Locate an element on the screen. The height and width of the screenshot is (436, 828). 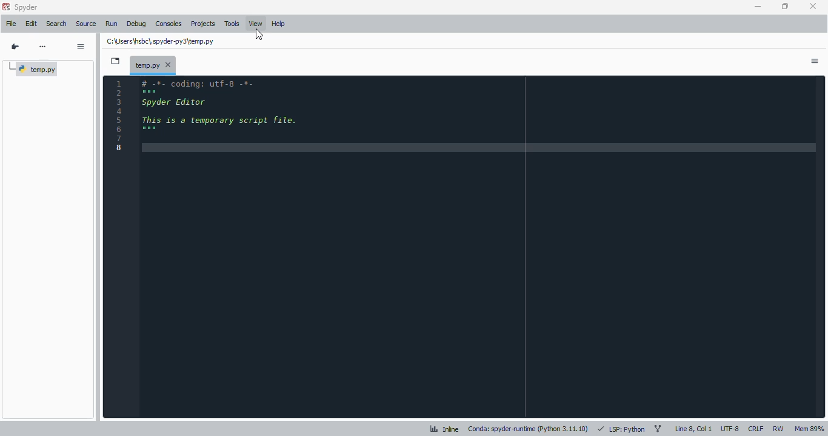
editor is located at coordinates (479, 246).